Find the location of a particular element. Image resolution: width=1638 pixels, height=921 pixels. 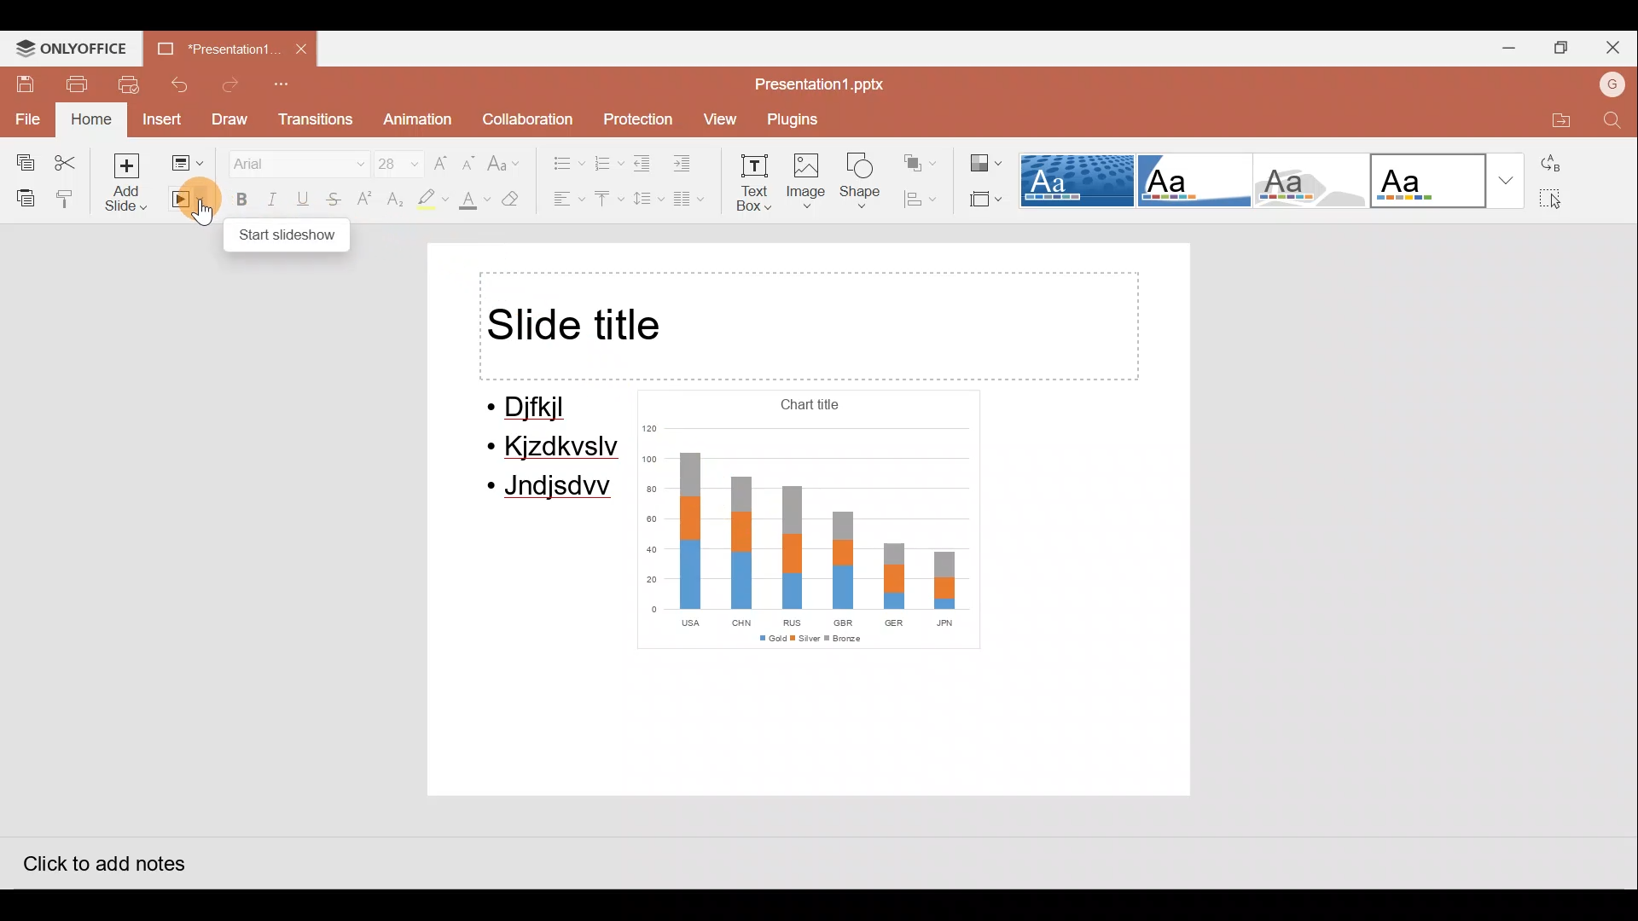

Maximize is located at coordinates (1560, 43).